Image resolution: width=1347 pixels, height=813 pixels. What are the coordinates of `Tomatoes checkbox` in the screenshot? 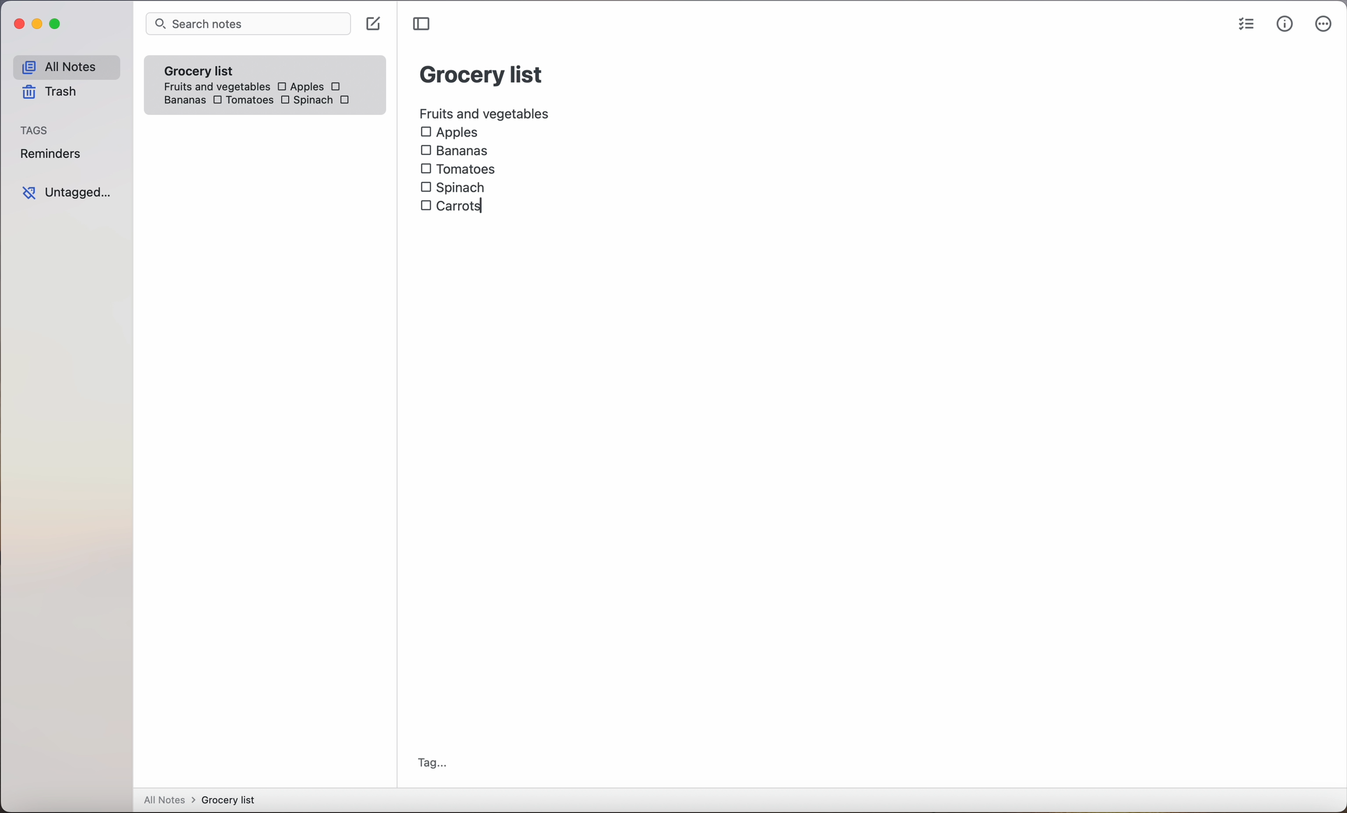 It's located at (458, 169).